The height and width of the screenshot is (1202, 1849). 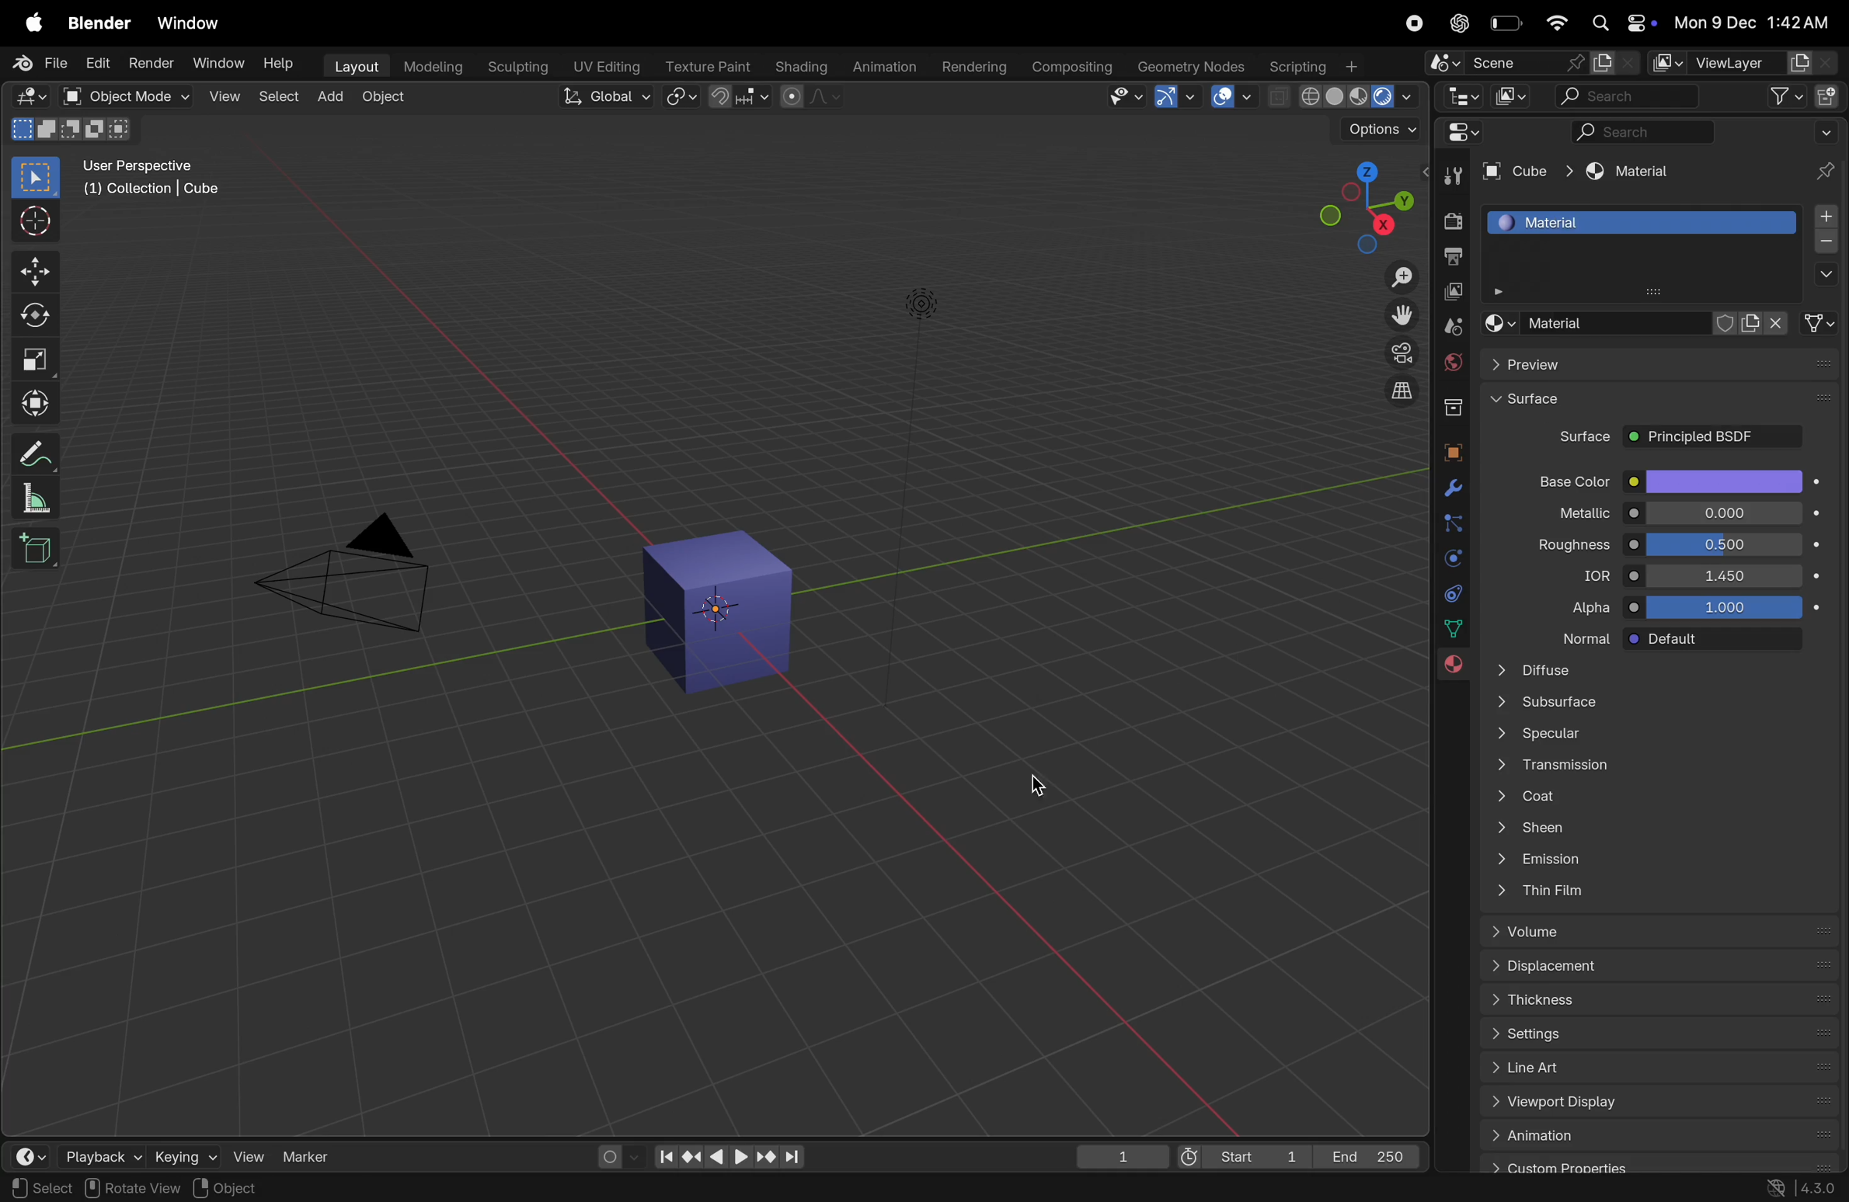 I want to click on editor type, so click(x=1457, y=132).